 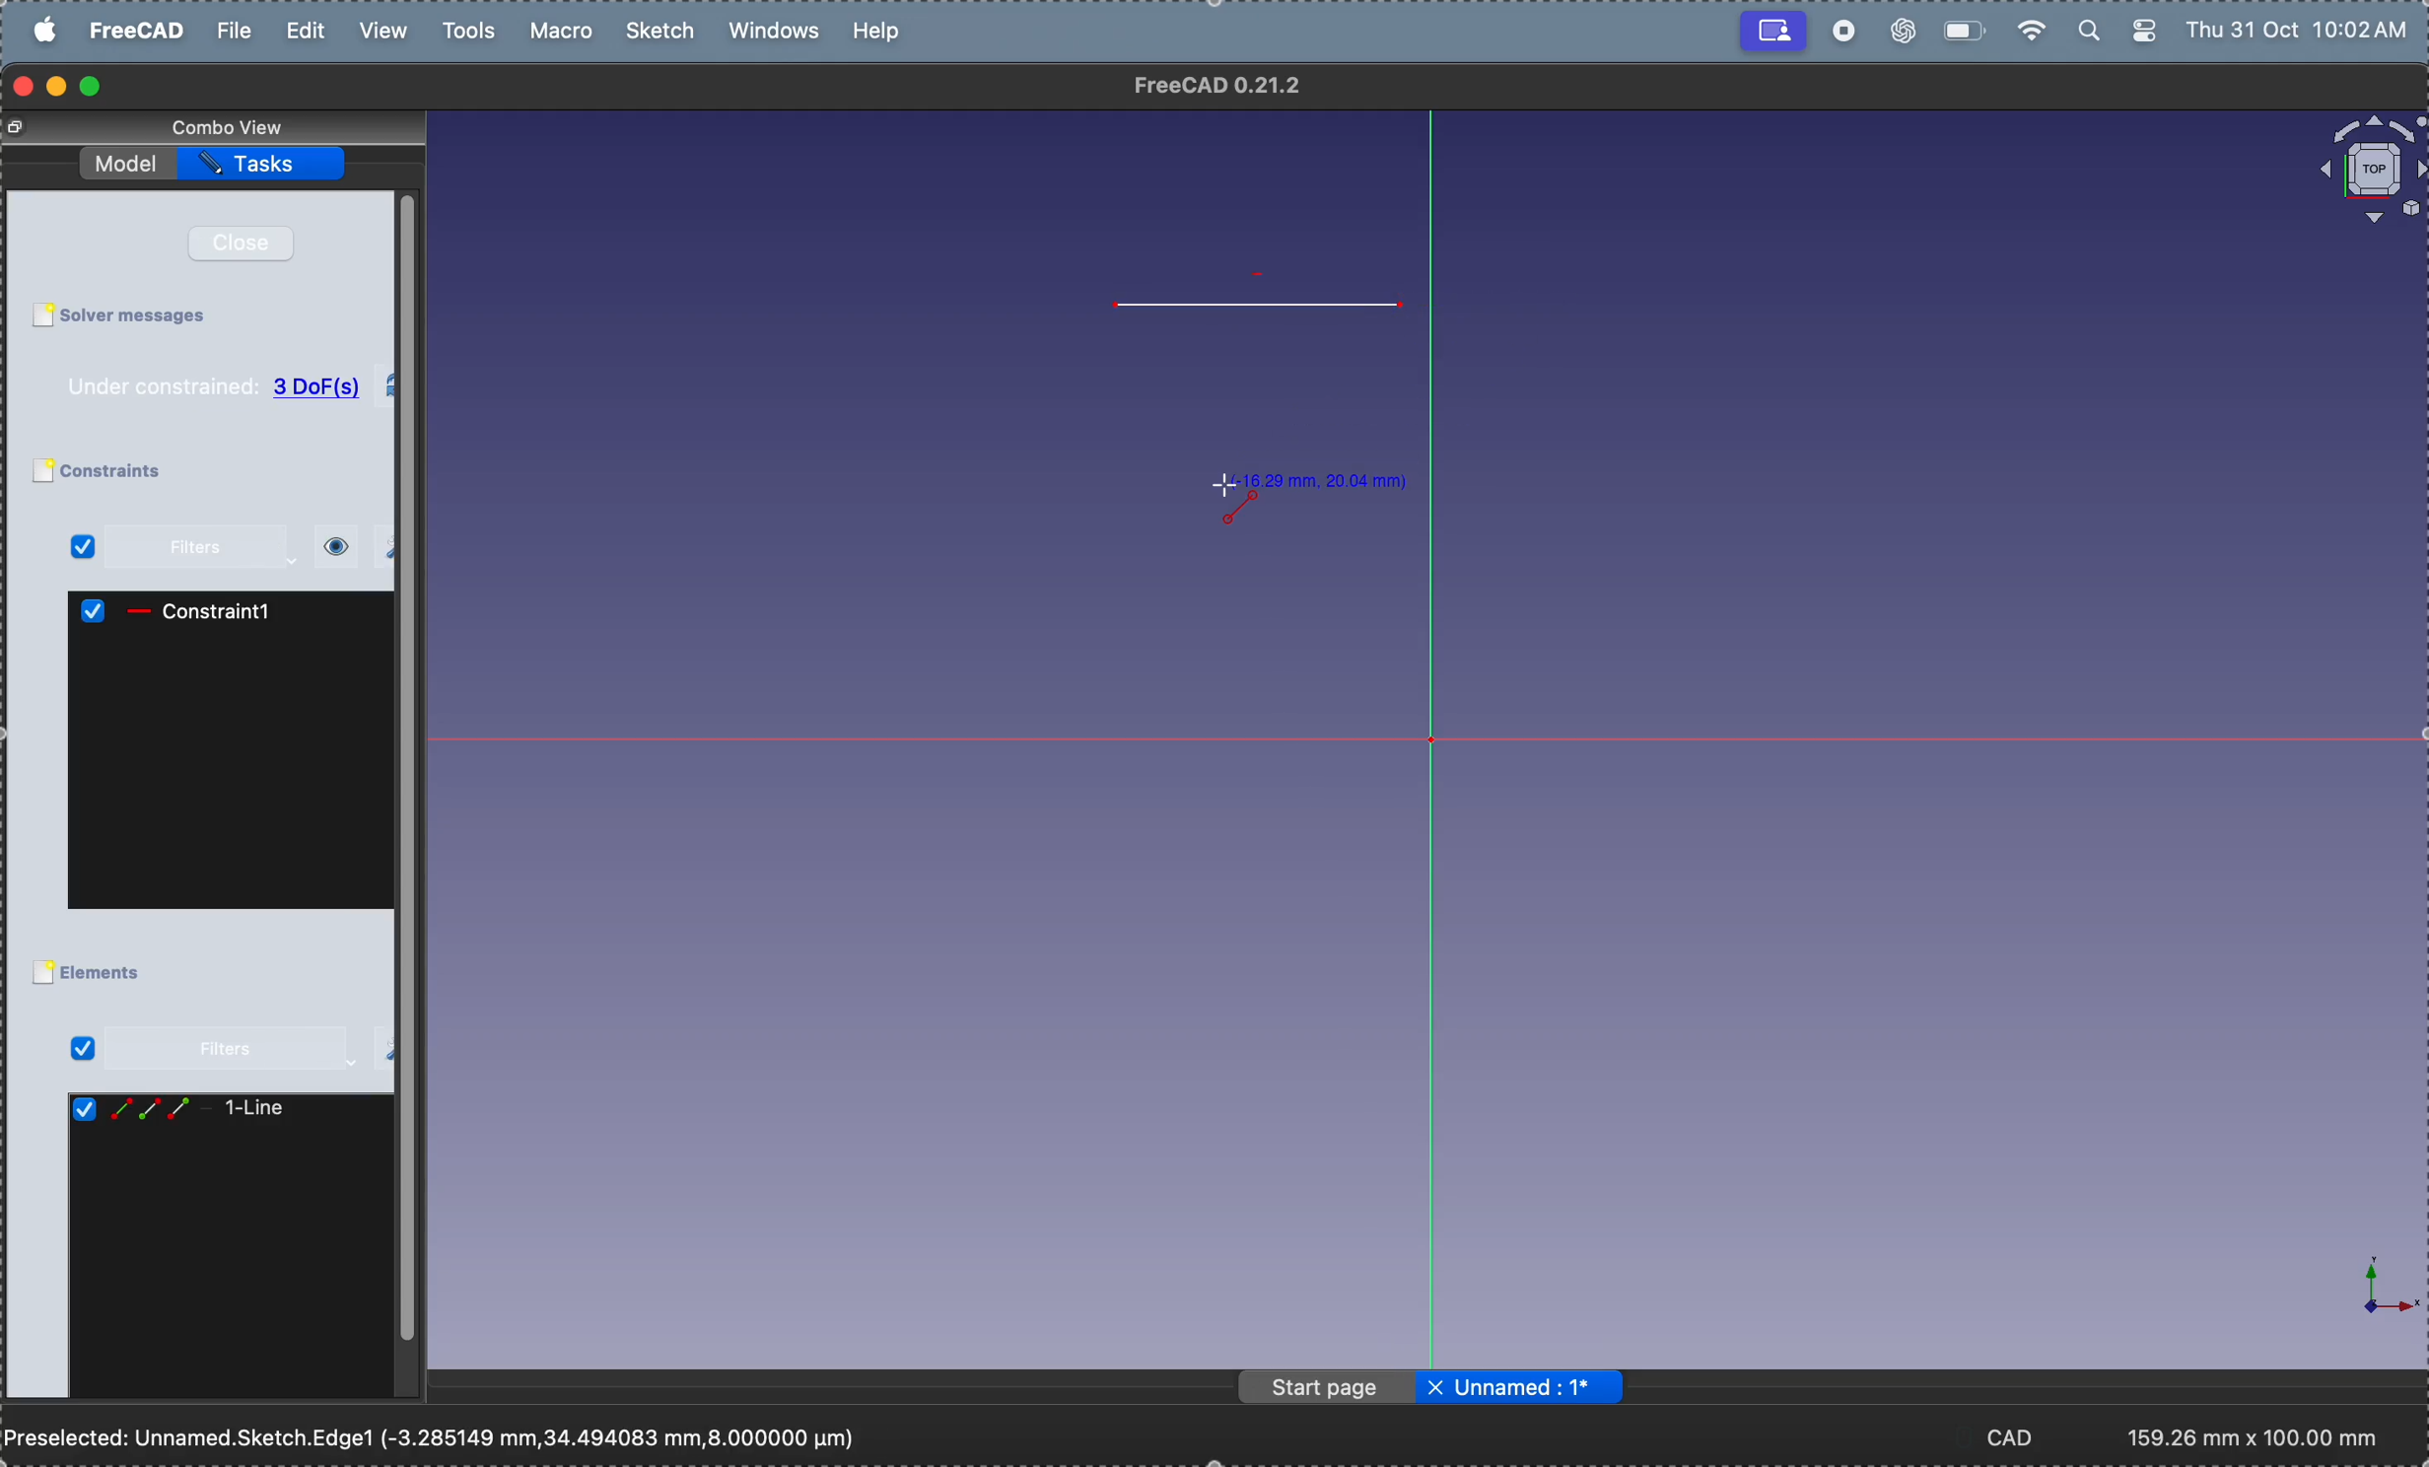 What do you see at coordinates (41, 974) in the screenshot?
I see `Checkbox` at bounding box center [41, 974].